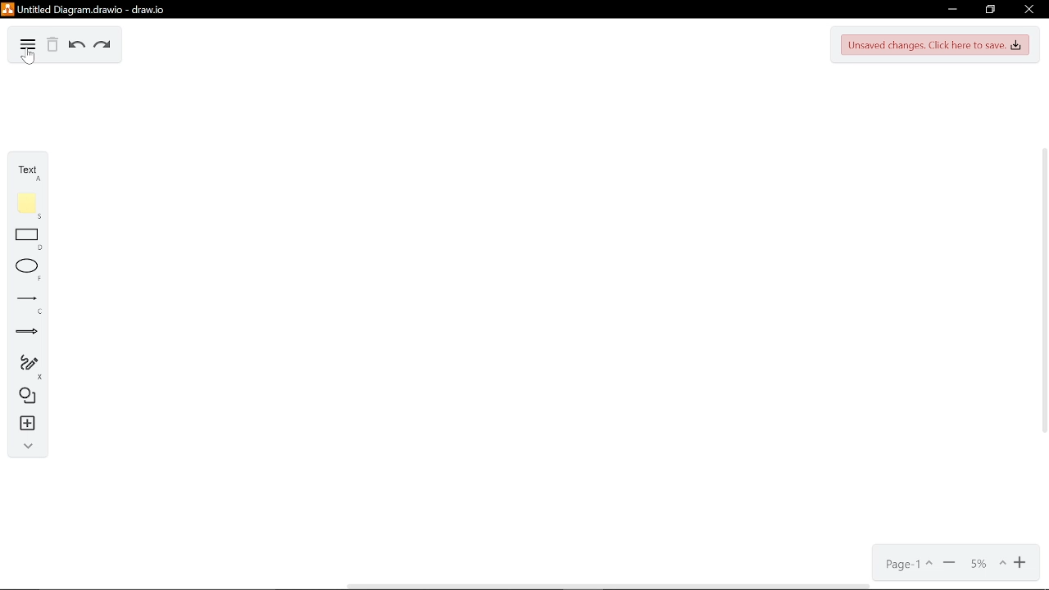  I want to click on cursor, so click(29, 60).